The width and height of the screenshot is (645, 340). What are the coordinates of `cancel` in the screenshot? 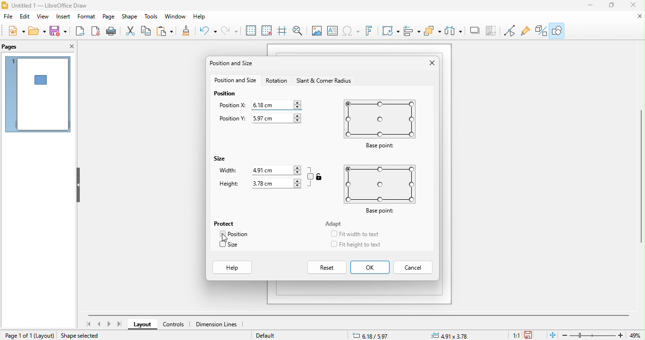 It's located at (415, 267).